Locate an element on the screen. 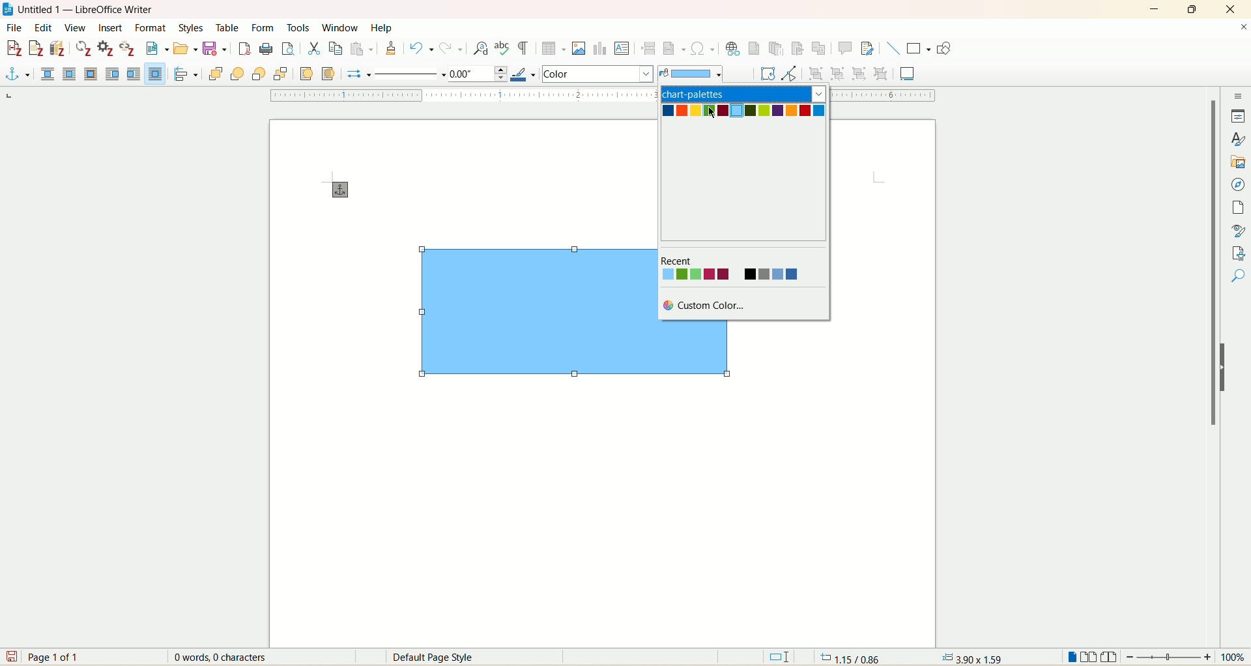  custom color is located at coordinates (708, 304).